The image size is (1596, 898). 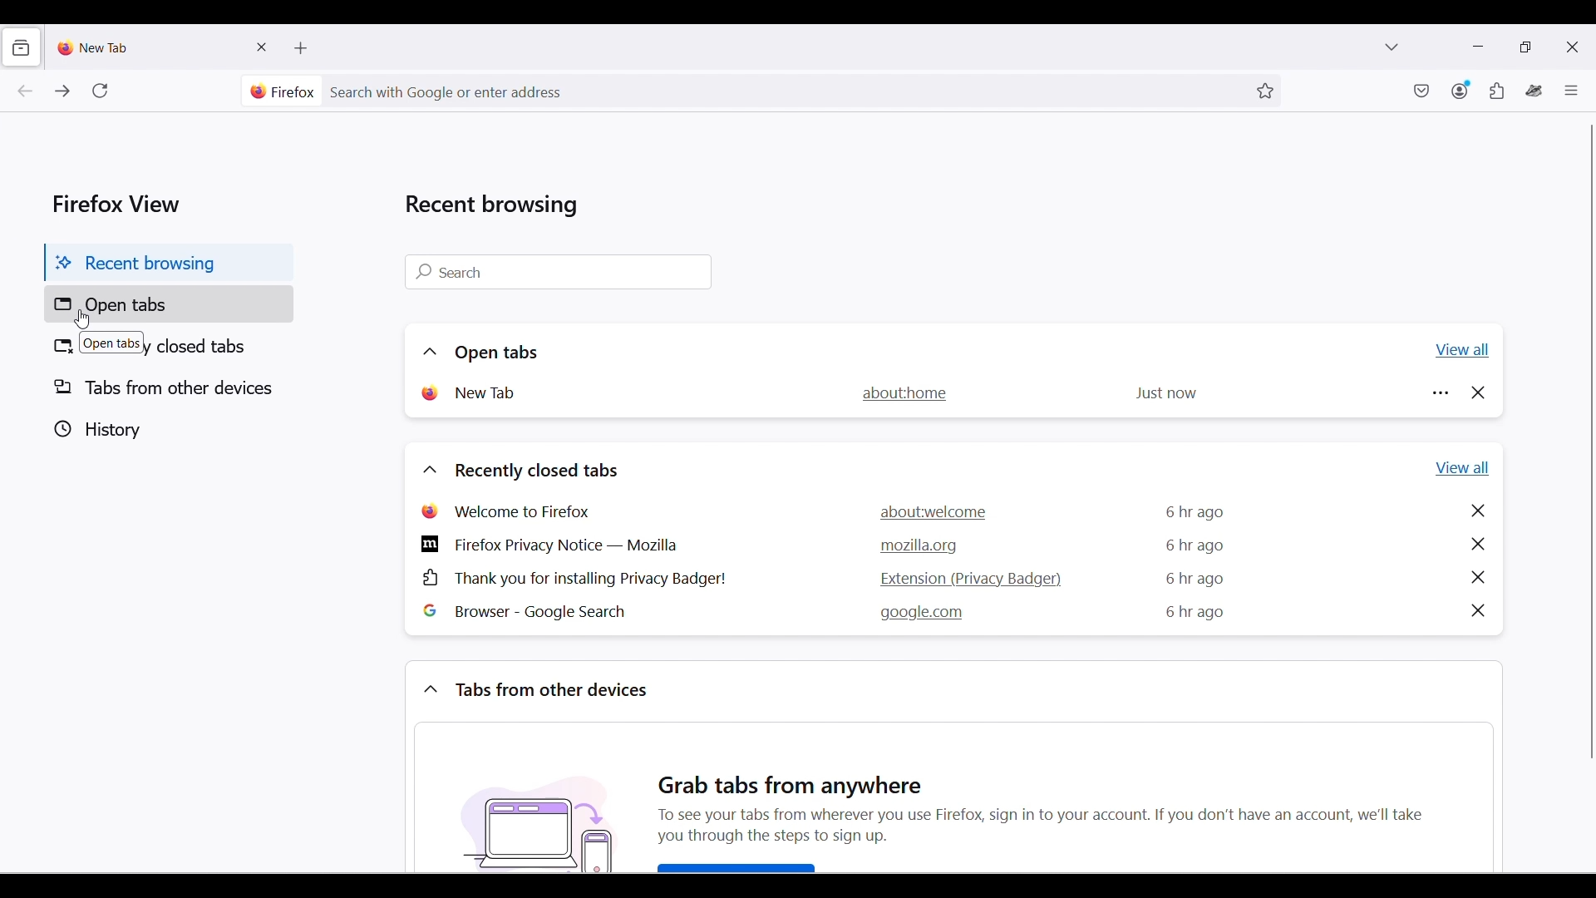 I want to click on Logo of website opened in tab, so click(x=428, y=393).